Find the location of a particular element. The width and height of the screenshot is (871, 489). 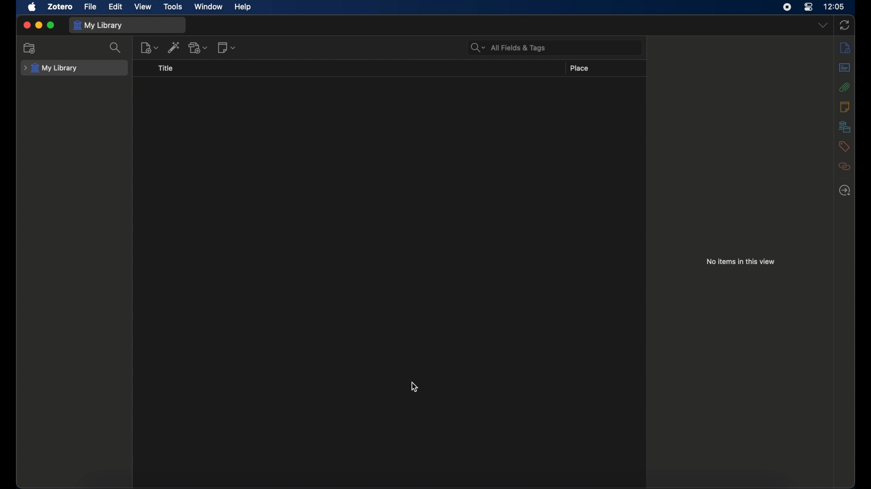

apple is located at coordinates (33, 7).